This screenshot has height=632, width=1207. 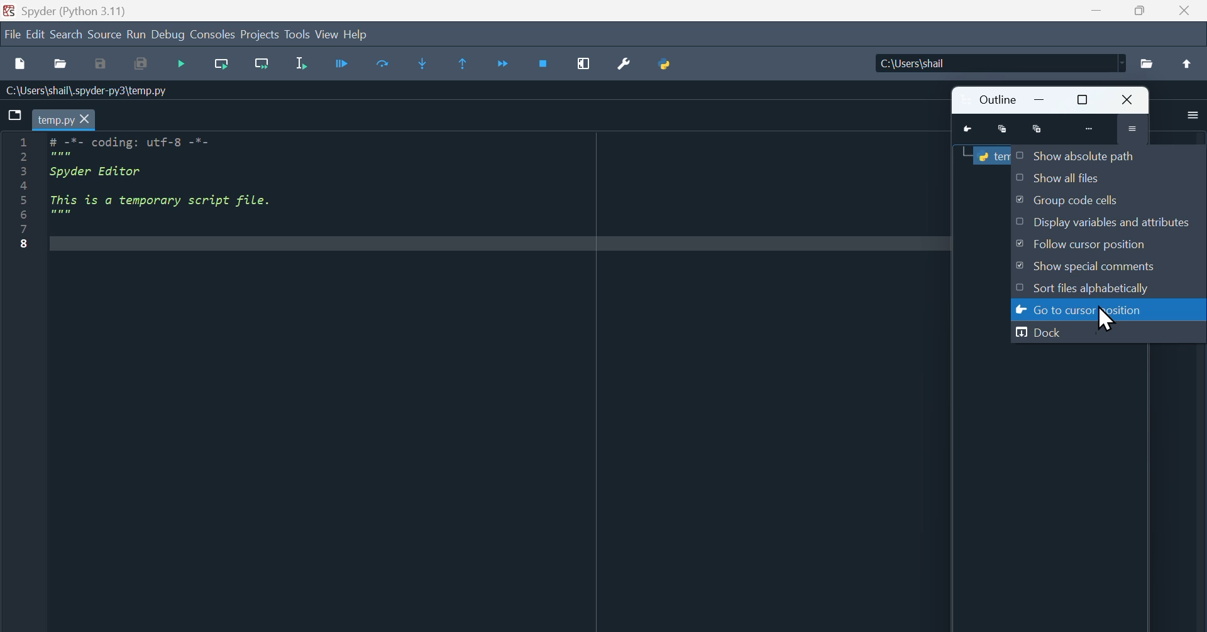 What do you see at coordinates (328, 33) in the screenshot?
I see `View` at bounding box center [328, 33].